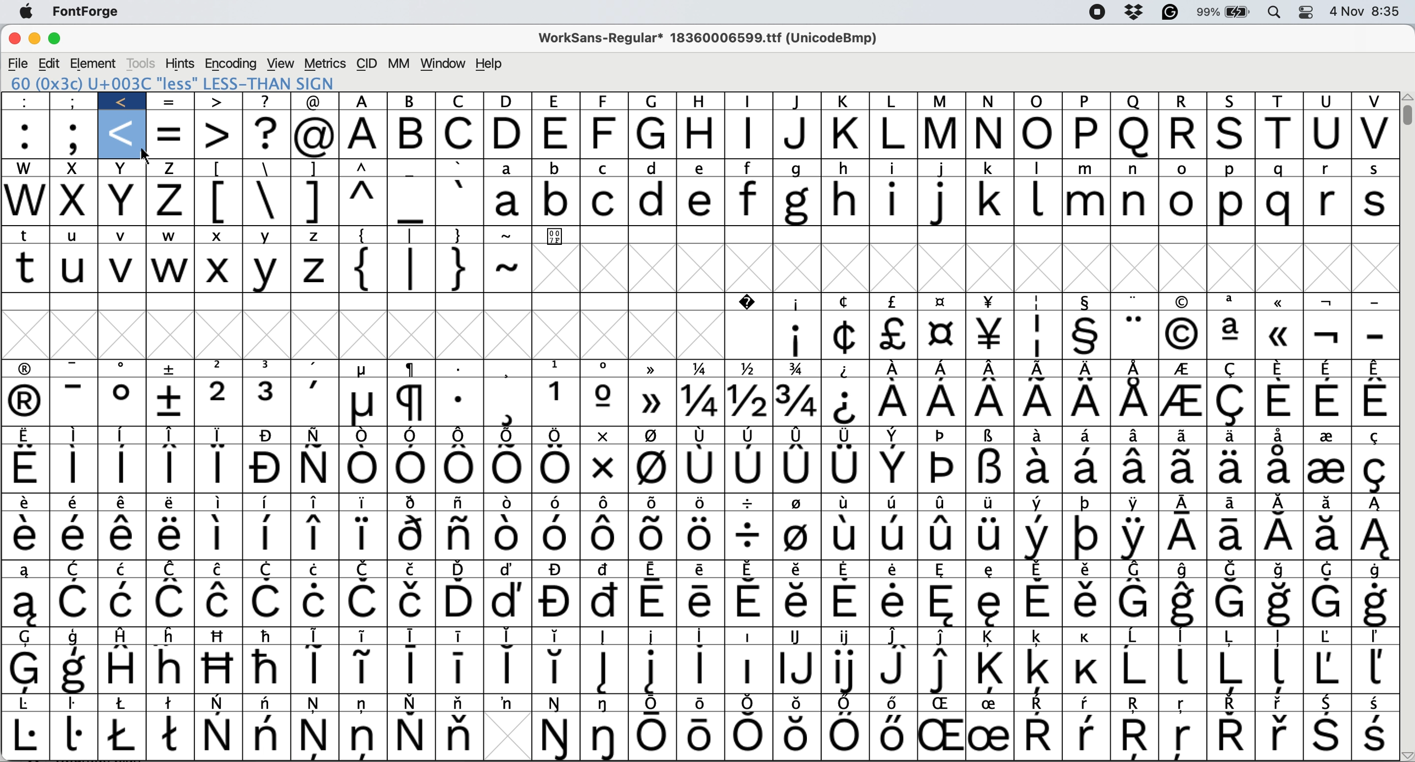 Image resolution: width=1415 pixels, height=762 pixels. What do you see at coordinates (165, 535) in the screenshot?
I see `Symbol` at bounding box center [165, 535].